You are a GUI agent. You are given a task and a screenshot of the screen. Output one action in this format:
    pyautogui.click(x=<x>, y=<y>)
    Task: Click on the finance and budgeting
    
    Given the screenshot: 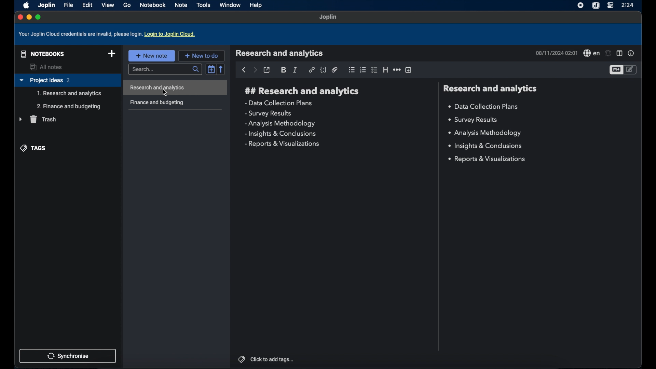 What is the action you would take?
    pyautogui.click(x=156, y=103)
    